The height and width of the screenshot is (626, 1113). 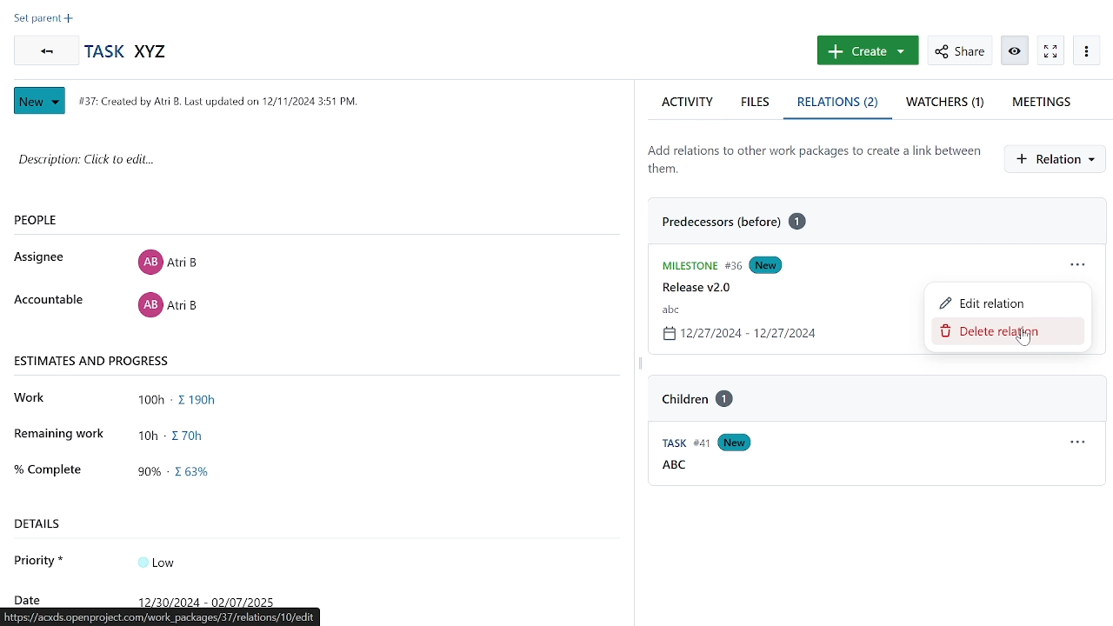 I want to click on task date 12/27/2024-12/27/2024, so click(x=743, y=336).